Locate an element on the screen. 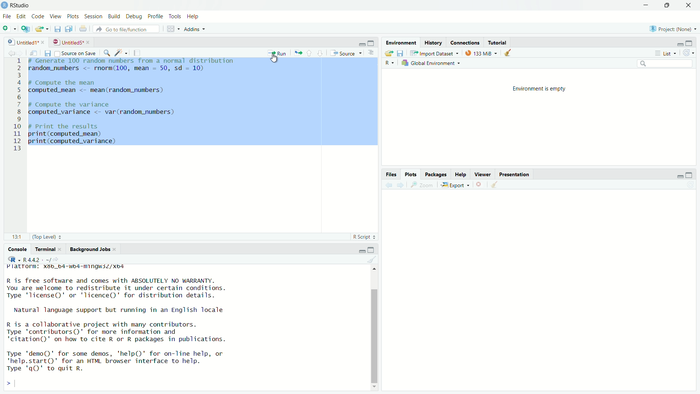 Image resolution: width=700 pixels, height=394 pixels. cursor is located at coordinates (275, 58).